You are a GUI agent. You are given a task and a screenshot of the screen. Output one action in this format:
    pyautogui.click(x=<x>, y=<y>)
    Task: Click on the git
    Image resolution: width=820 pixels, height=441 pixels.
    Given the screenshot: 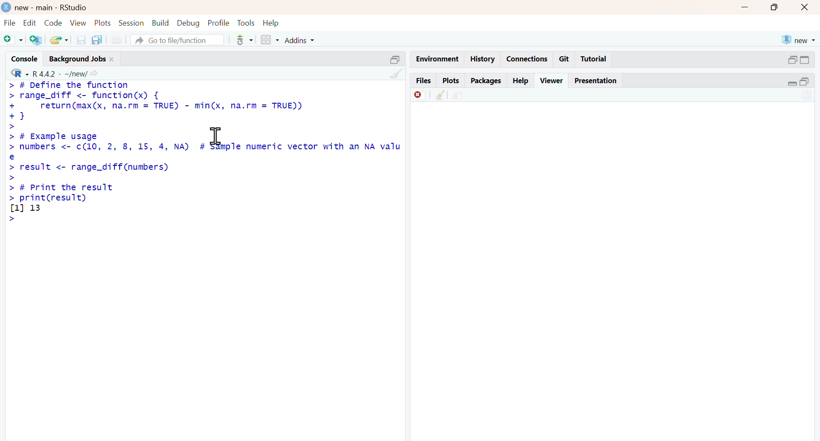 What is the action you would take?
    pyautogui.click(x=565, y=59)
    